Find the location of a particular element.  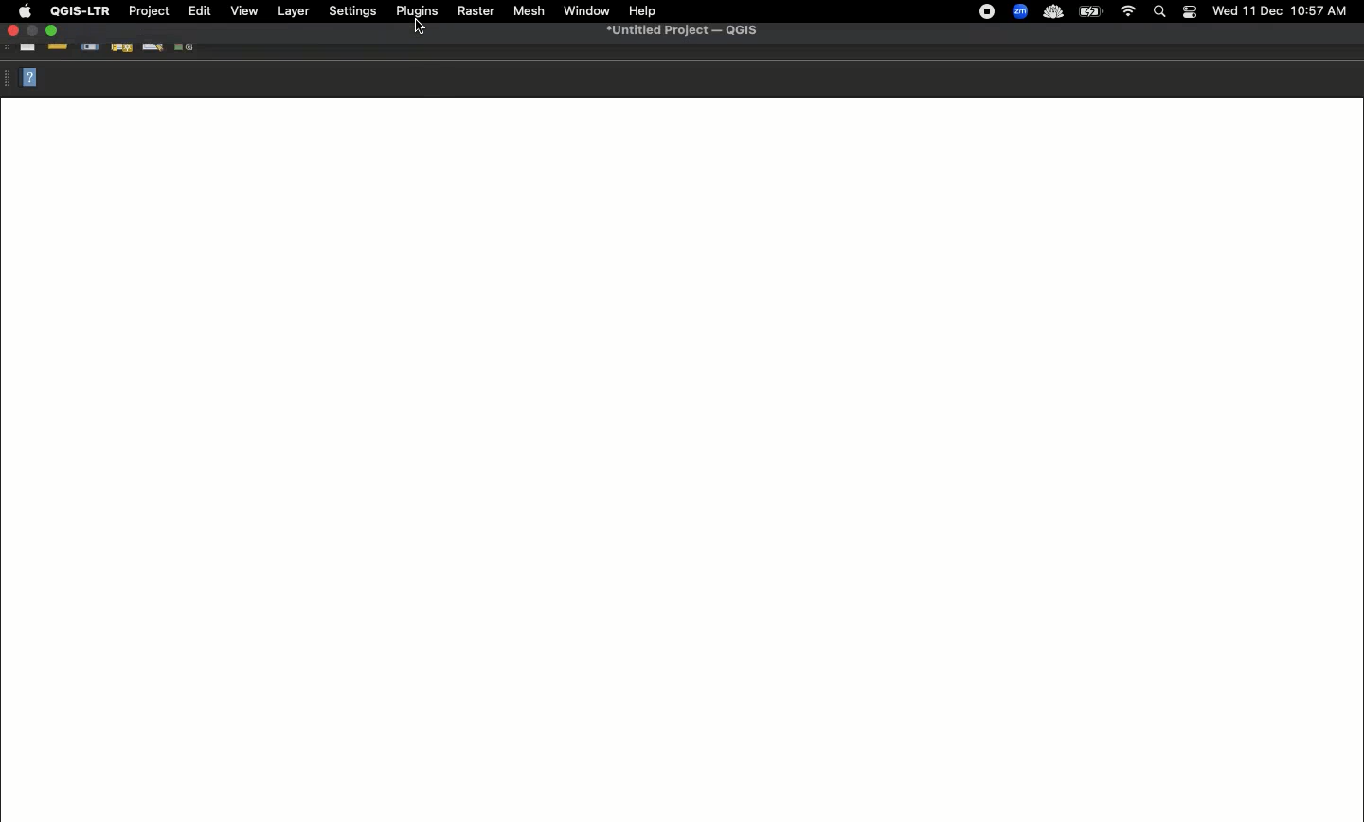

cursor is located at coordinates (417, 28).